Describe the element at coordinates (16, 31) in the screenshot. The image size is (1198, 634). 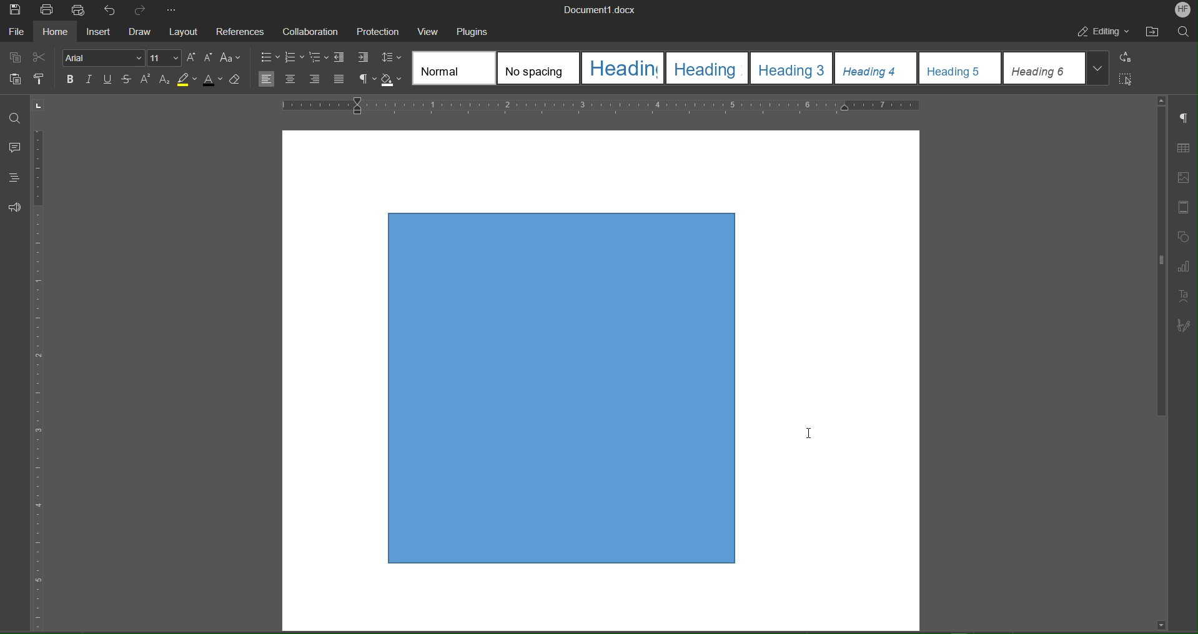
I see `File` at that location.